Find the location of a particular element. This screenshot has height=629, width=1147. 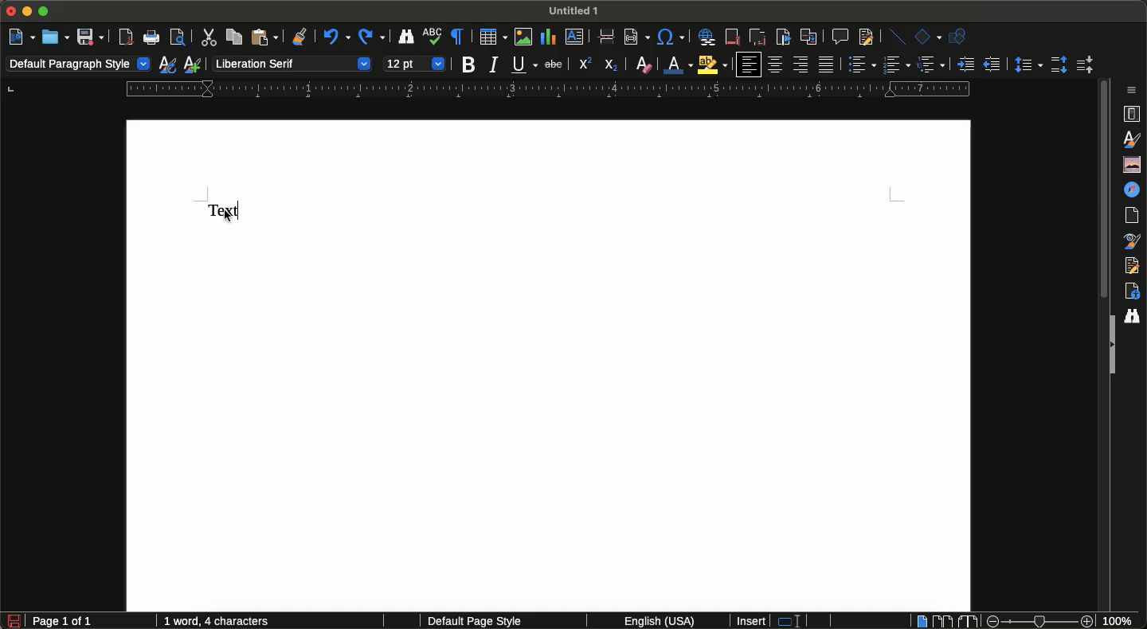

File name is located at coordinates (577, 10).